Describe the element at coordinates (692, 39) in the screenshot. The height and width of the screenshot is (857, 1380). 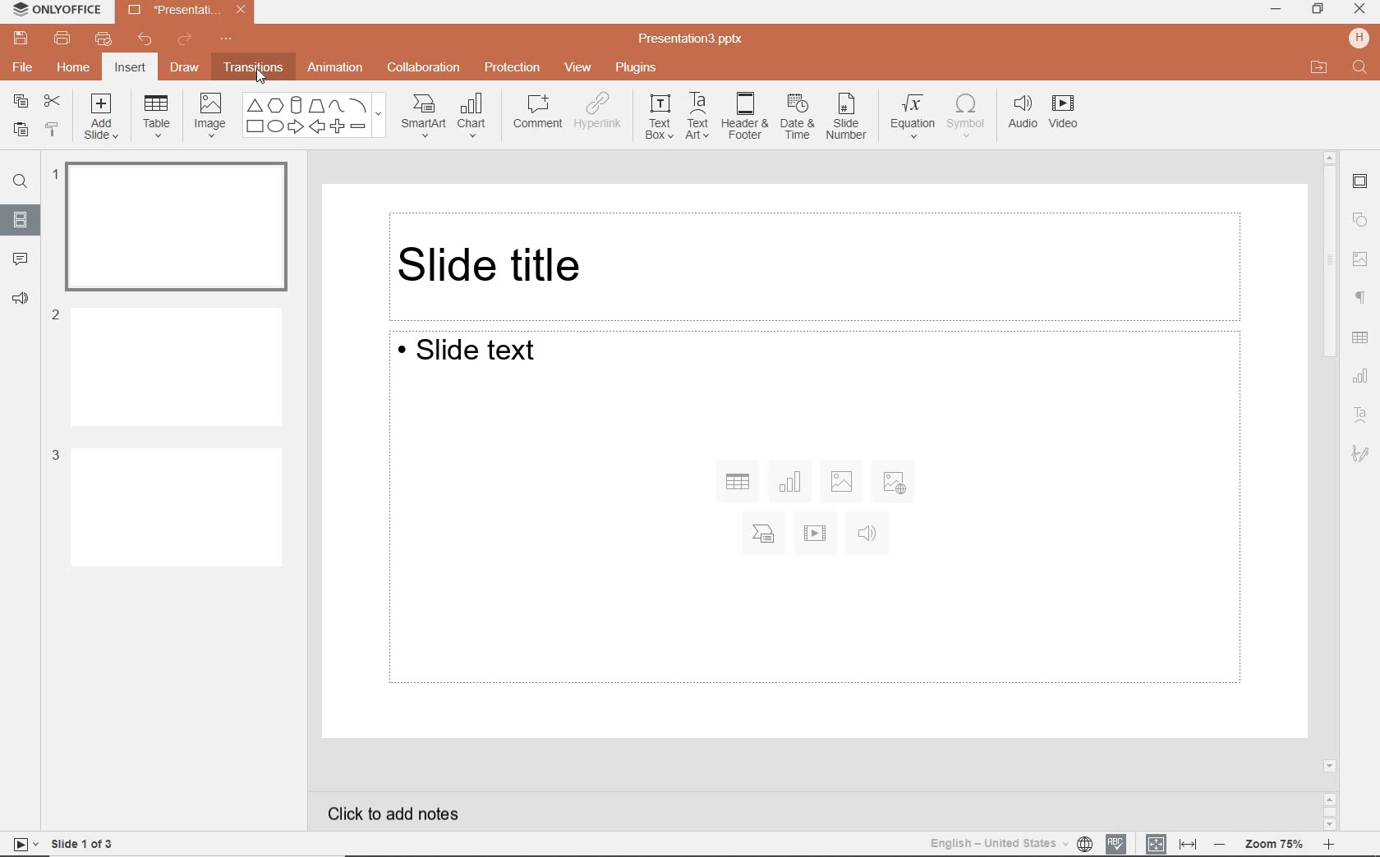
I see `Presentation3.pptx` at that location.